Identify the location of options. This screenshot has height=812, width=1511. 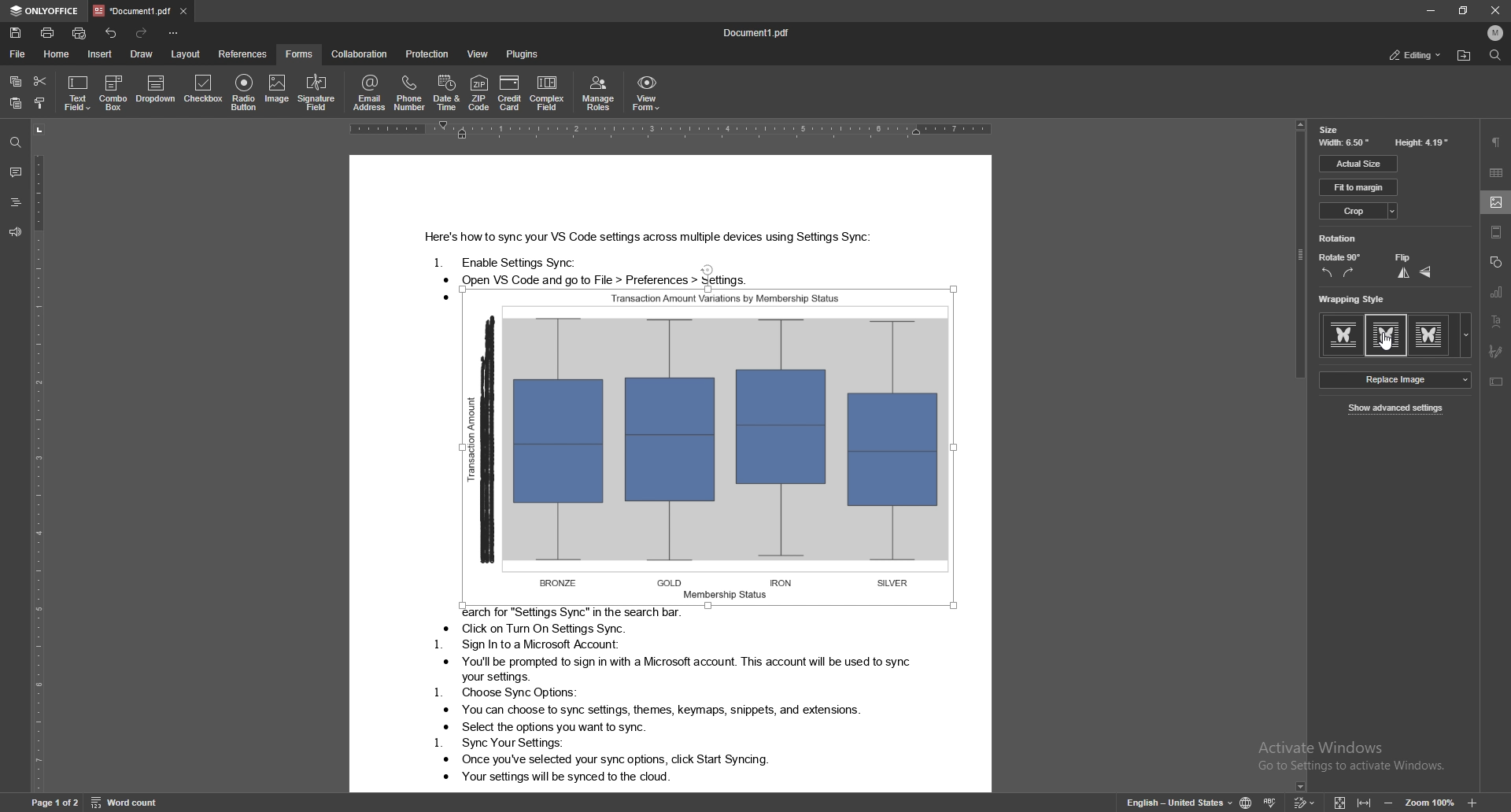
(173, 32).